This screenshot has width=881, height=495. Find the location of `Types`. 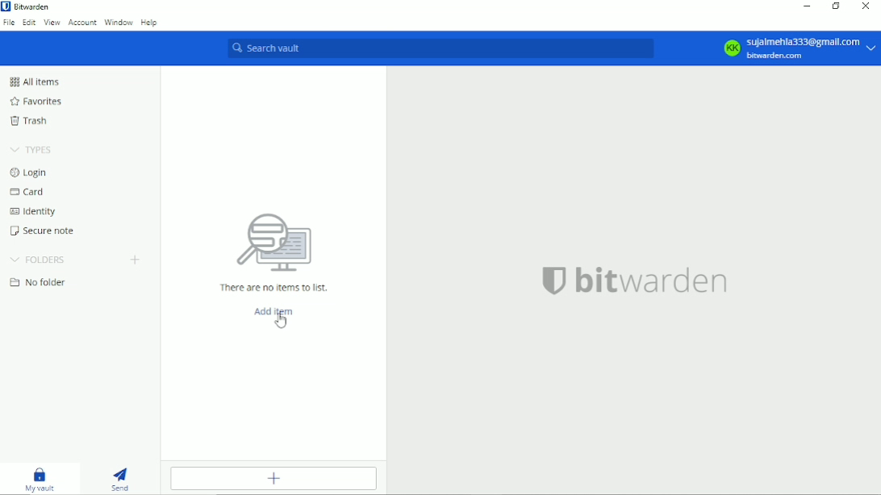

Types is located at coordinates (33, 149).